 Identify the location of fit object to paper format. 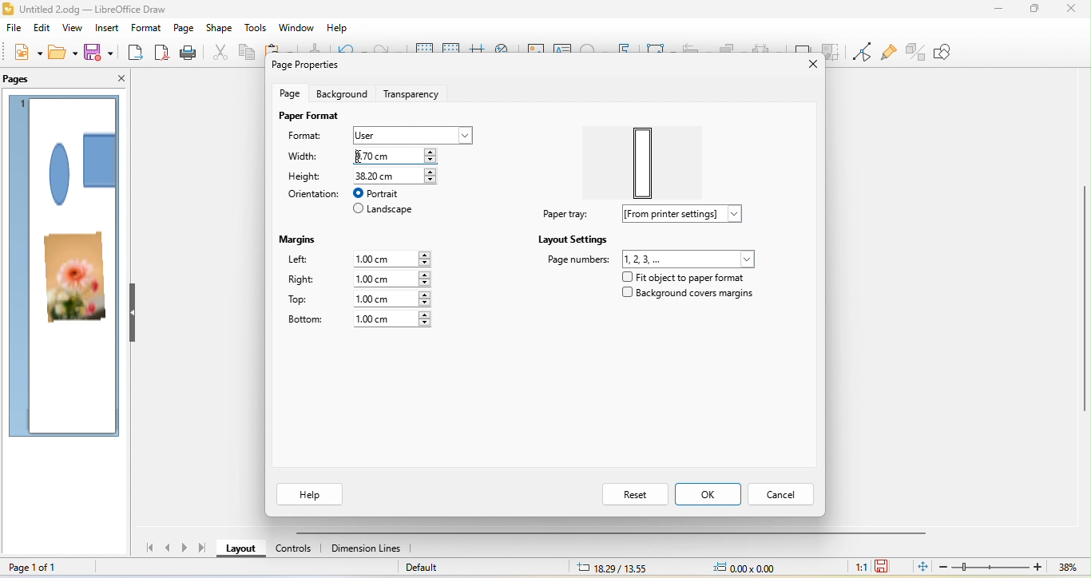
(692, 275).